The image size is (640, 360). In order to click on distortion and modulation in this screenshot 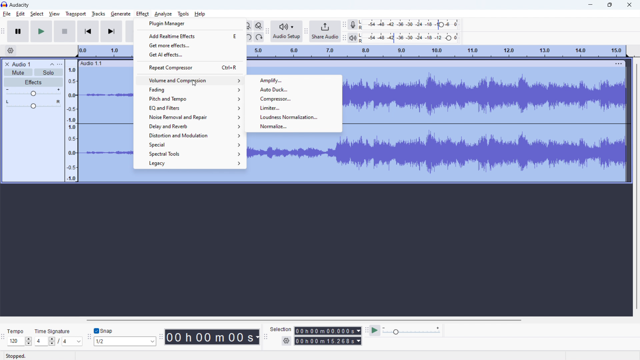, I will do `click(189, 135)`.